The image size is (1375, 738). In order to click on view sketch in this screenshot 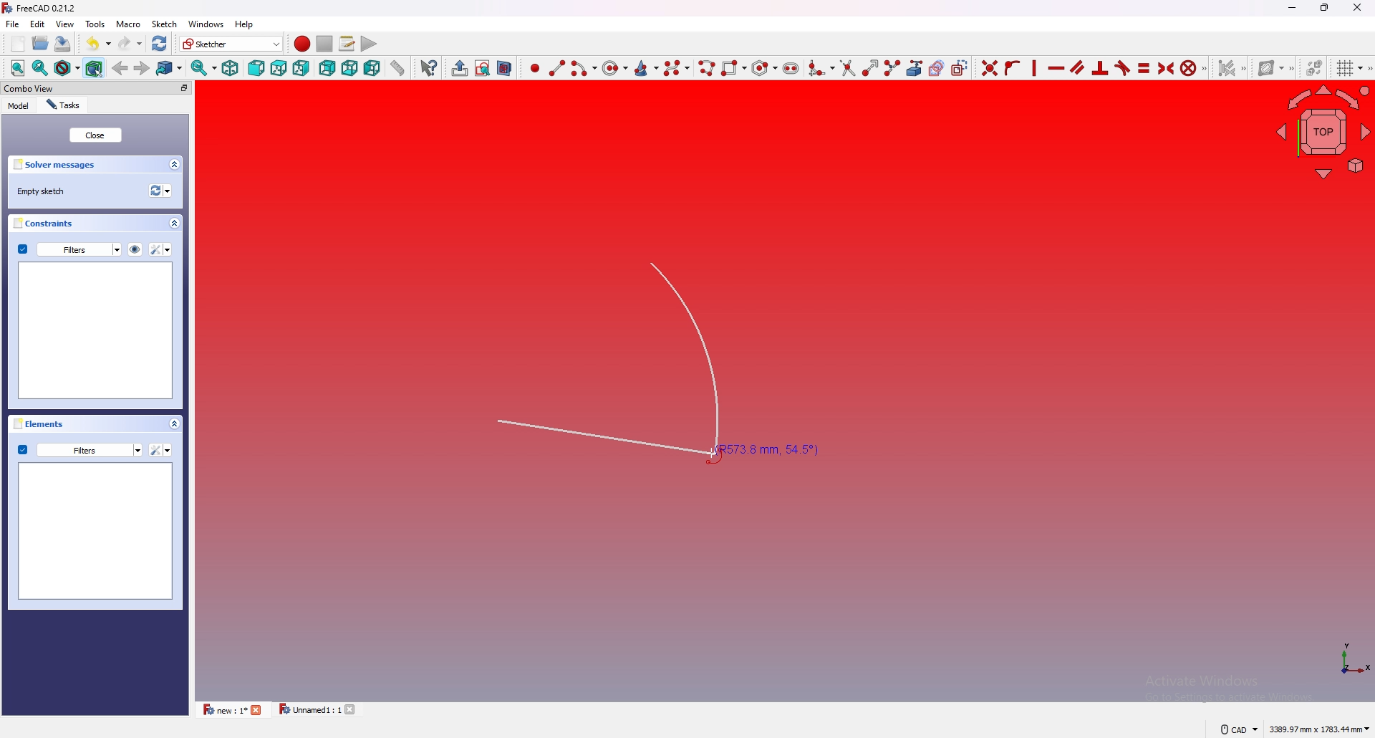, I will do `click(483, 67)`.